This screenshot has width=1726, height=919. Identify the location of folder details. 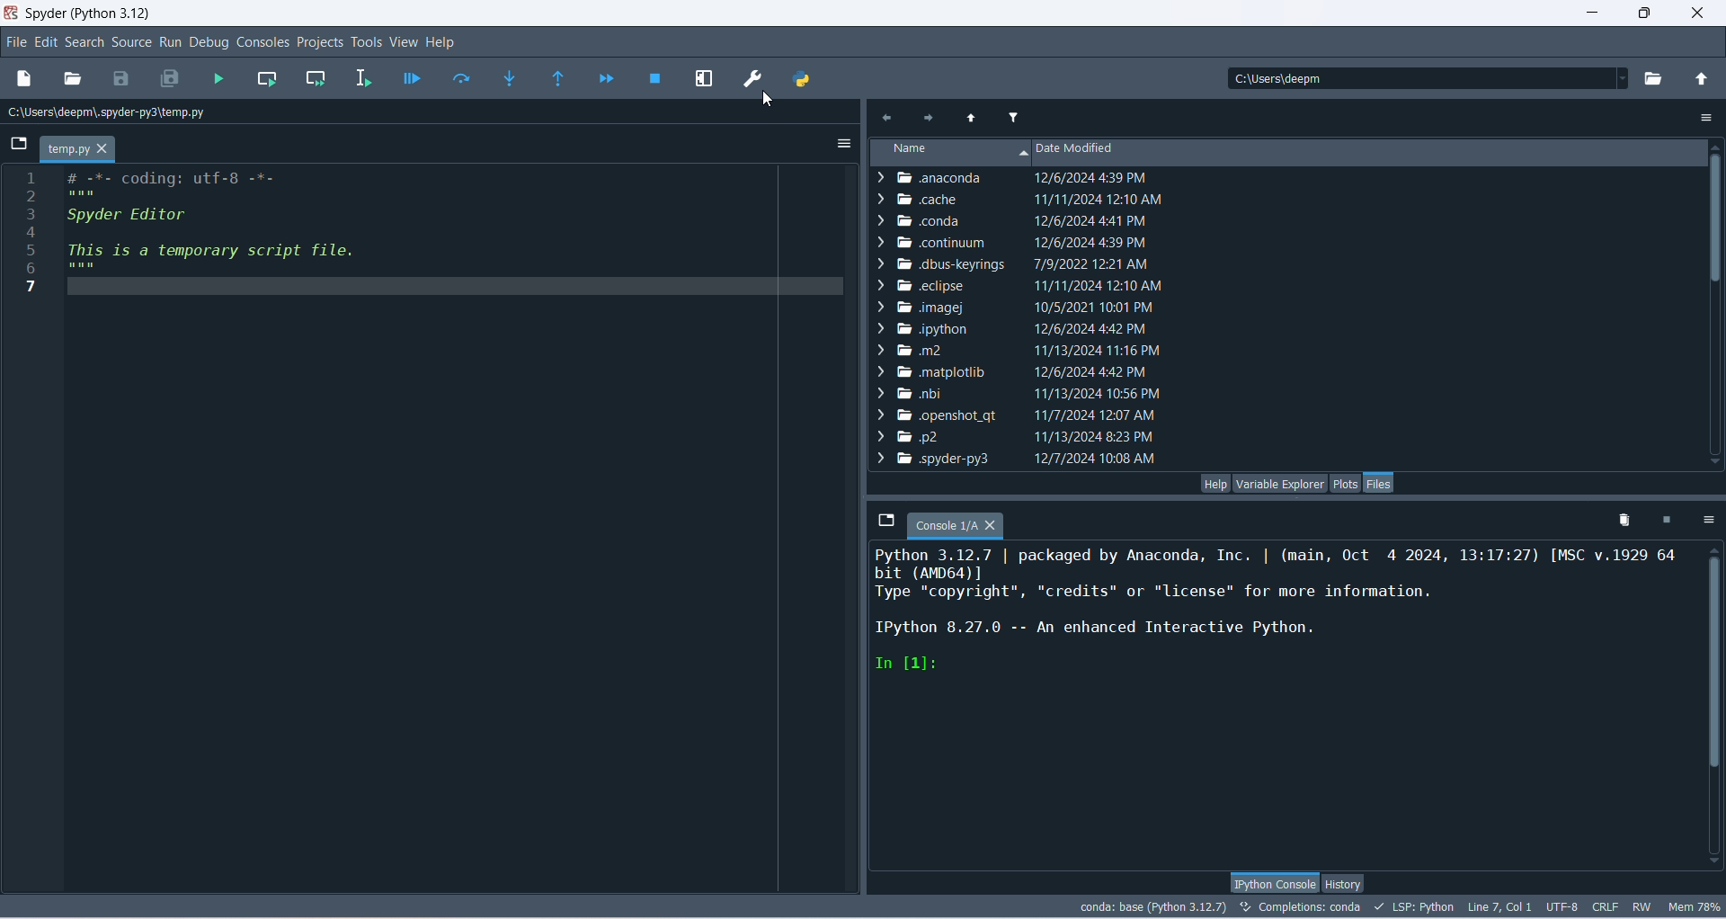
(1026, 347).